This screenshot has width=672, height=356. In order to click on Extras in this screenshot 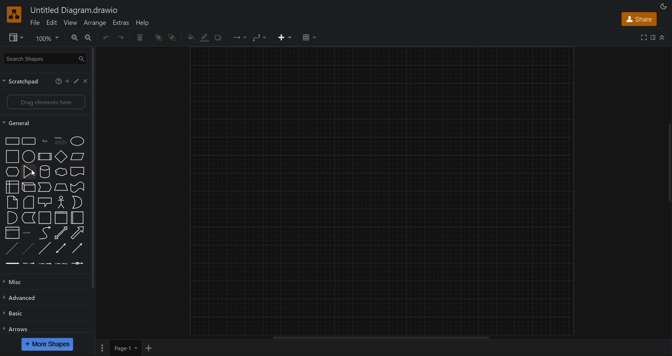, I will do `click(122, 22)`.